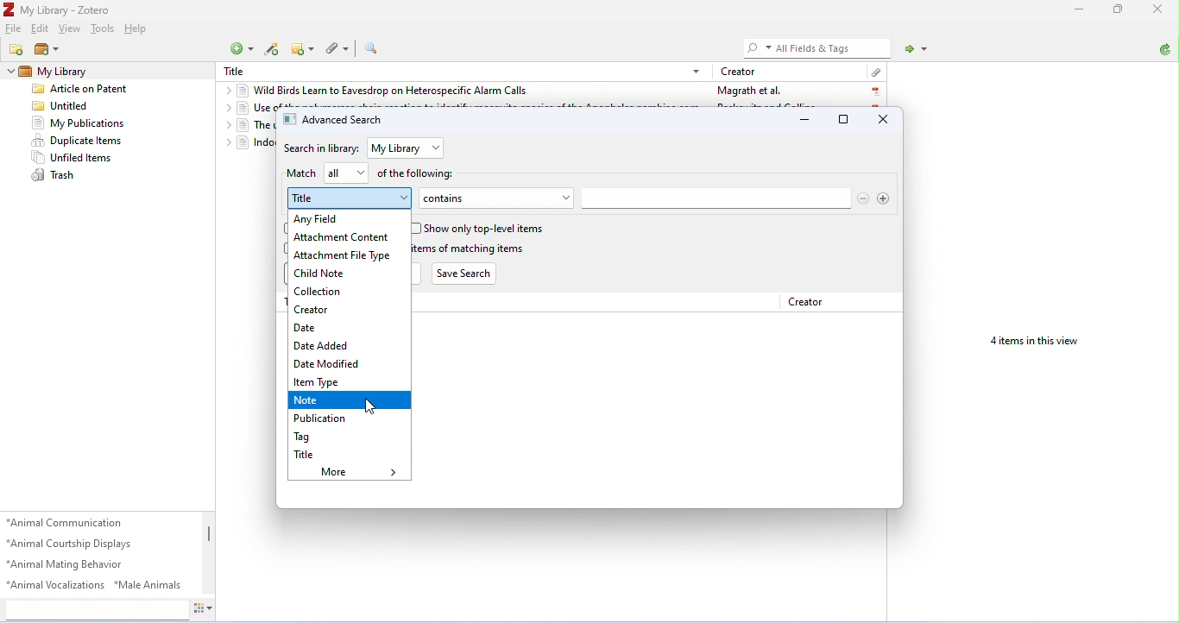 This screenshot has height=623, width=1179. Describe the element at coordinates (105, 29) in the screenshot. I see `tools` at that location.